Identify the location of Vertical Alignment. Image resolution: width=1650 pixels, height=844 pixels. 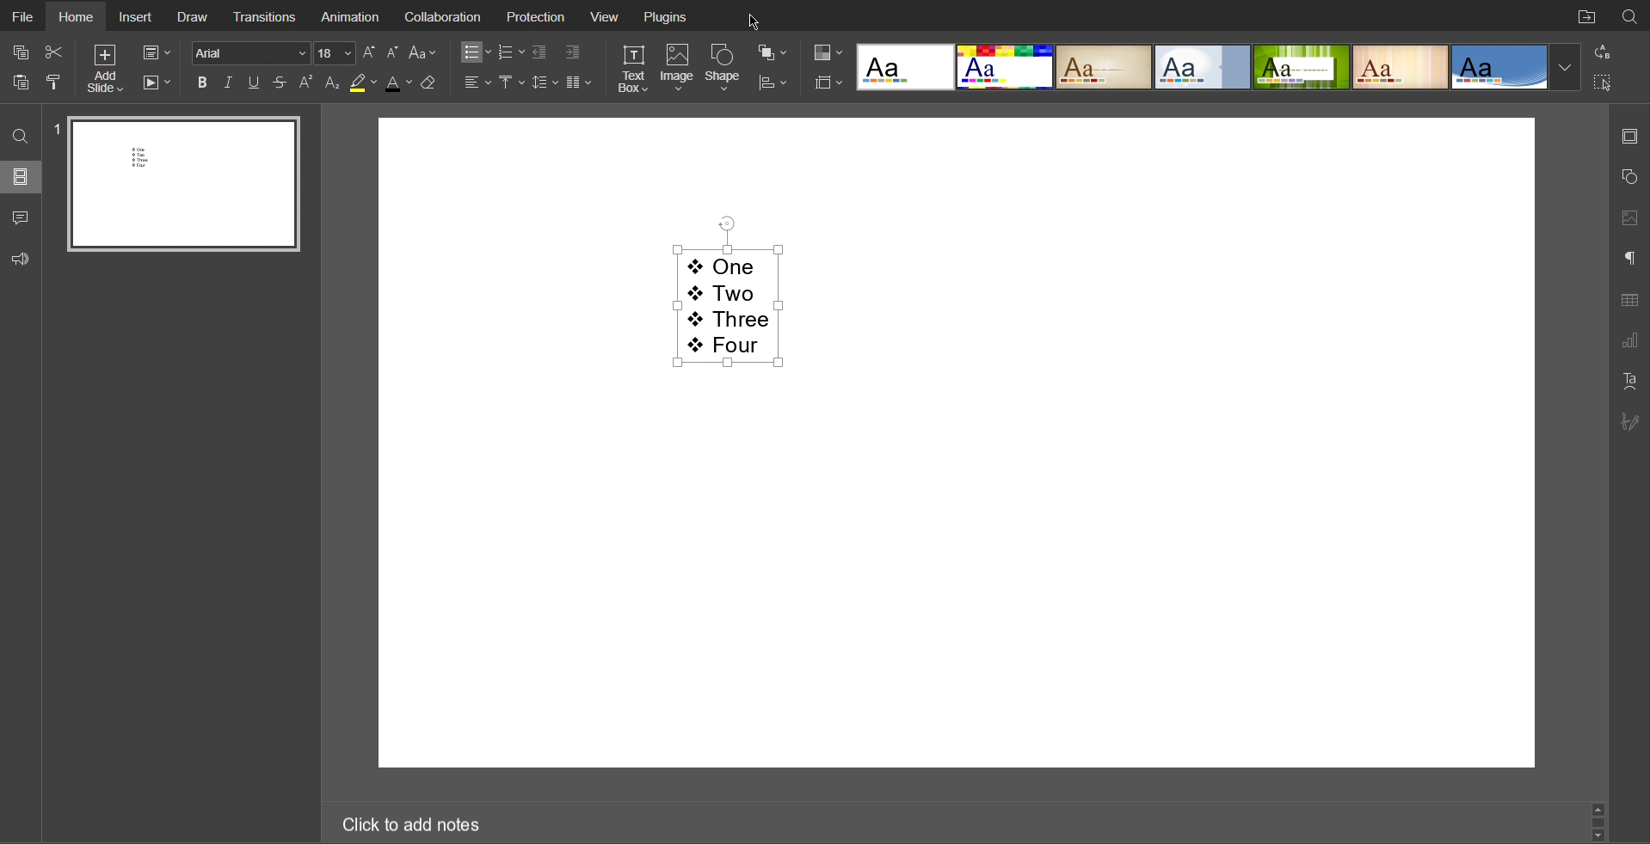
(509, 82).